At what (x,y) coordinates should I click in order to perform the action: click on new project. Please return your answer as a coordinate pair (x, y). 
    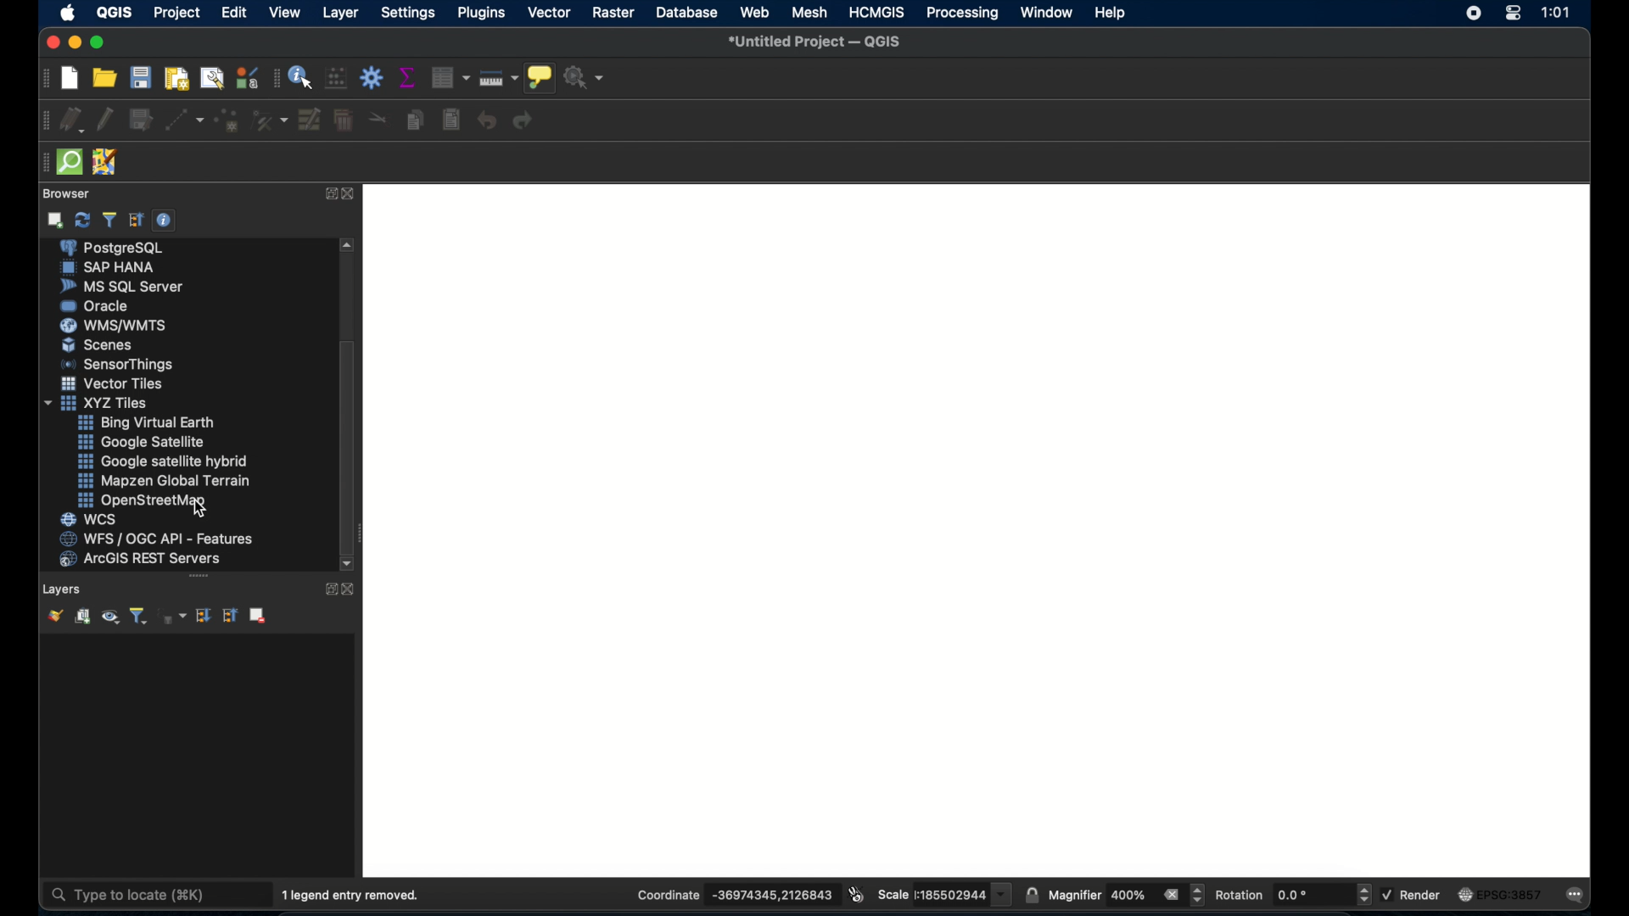
    Looking at the image, I should click on (68, 79).